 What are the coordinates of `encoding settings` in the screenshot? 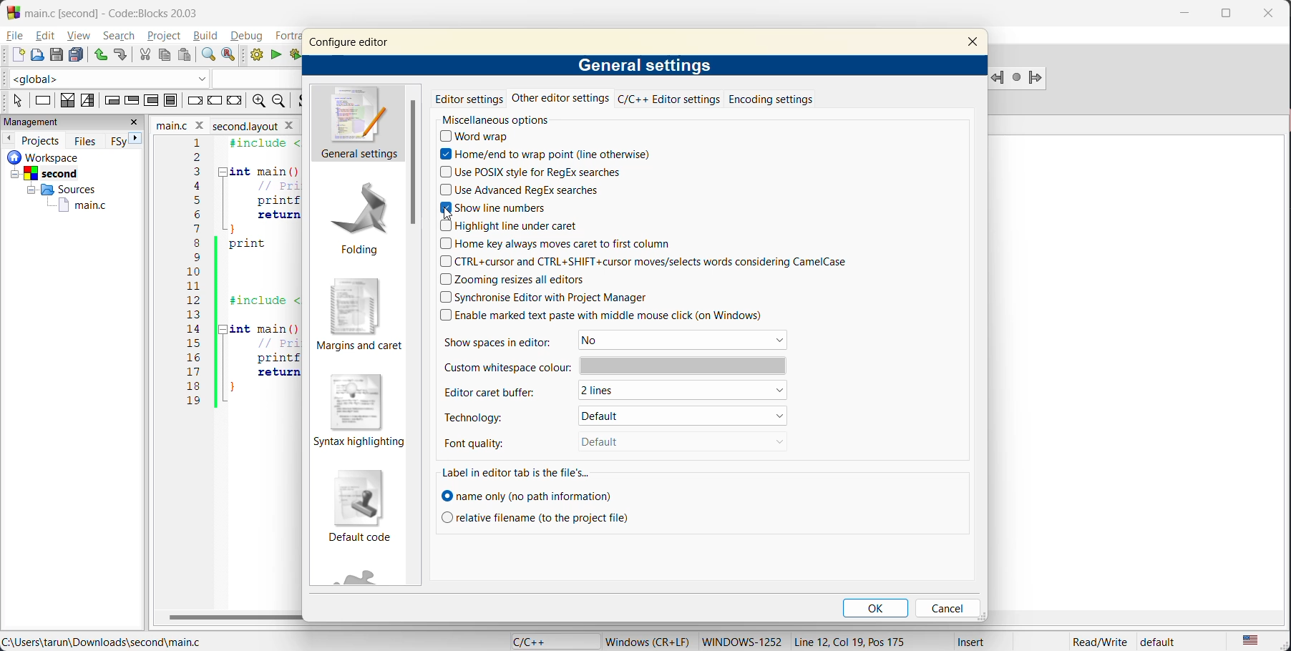 It's located at (769, 100).